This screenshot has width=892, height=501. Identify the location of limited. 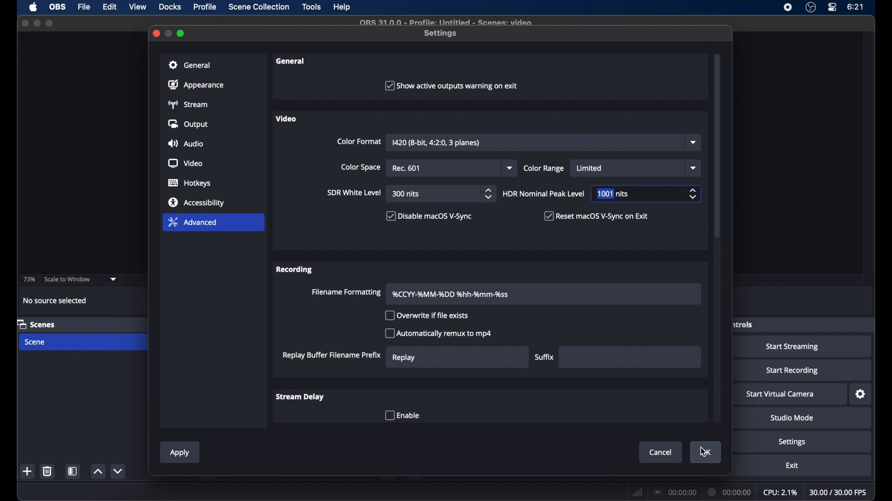
(590, 168).